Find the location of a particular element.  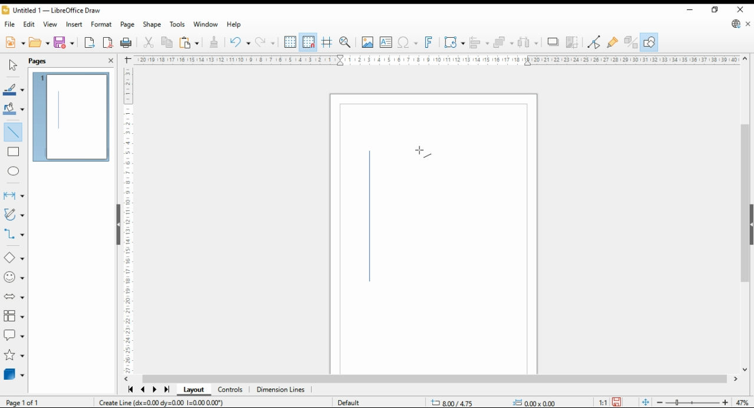

controls is located at coordinates (232, 391).